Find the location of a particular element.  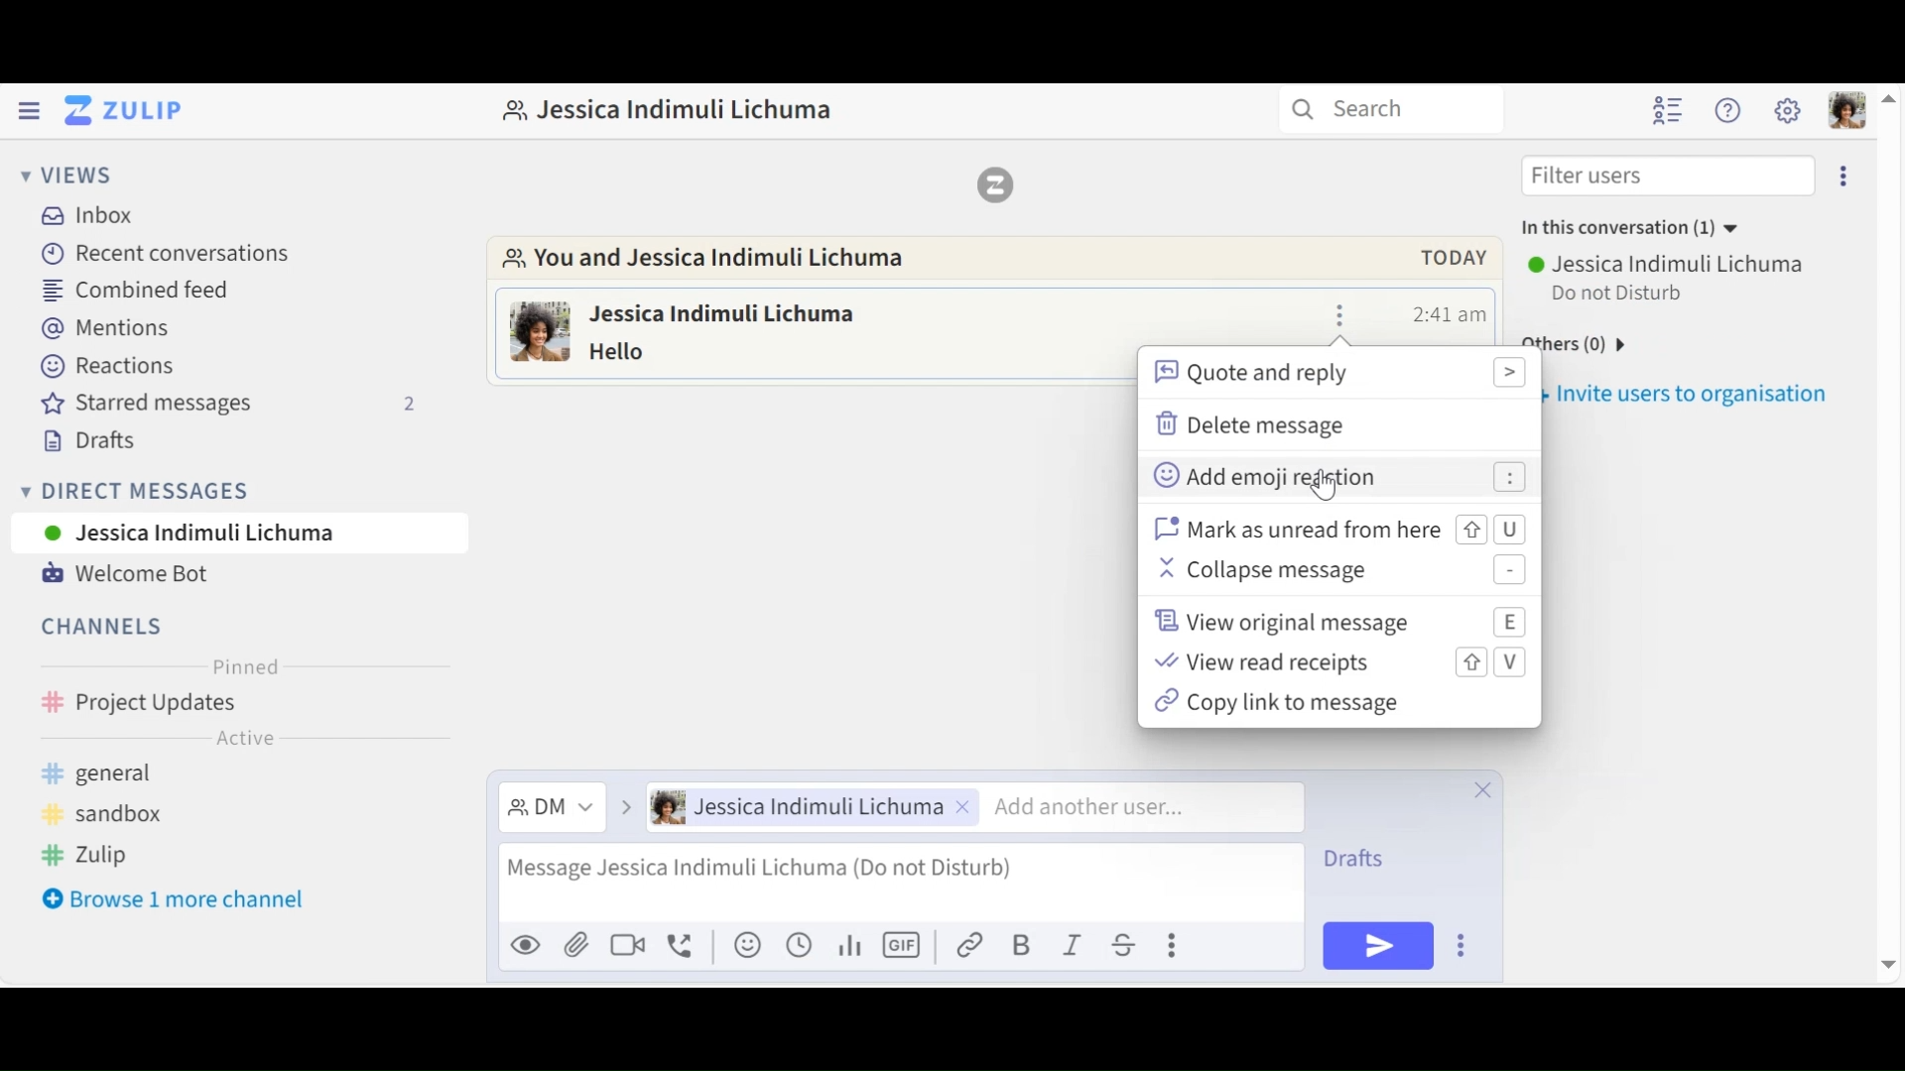

Close is located at coordinates (1484, 787).